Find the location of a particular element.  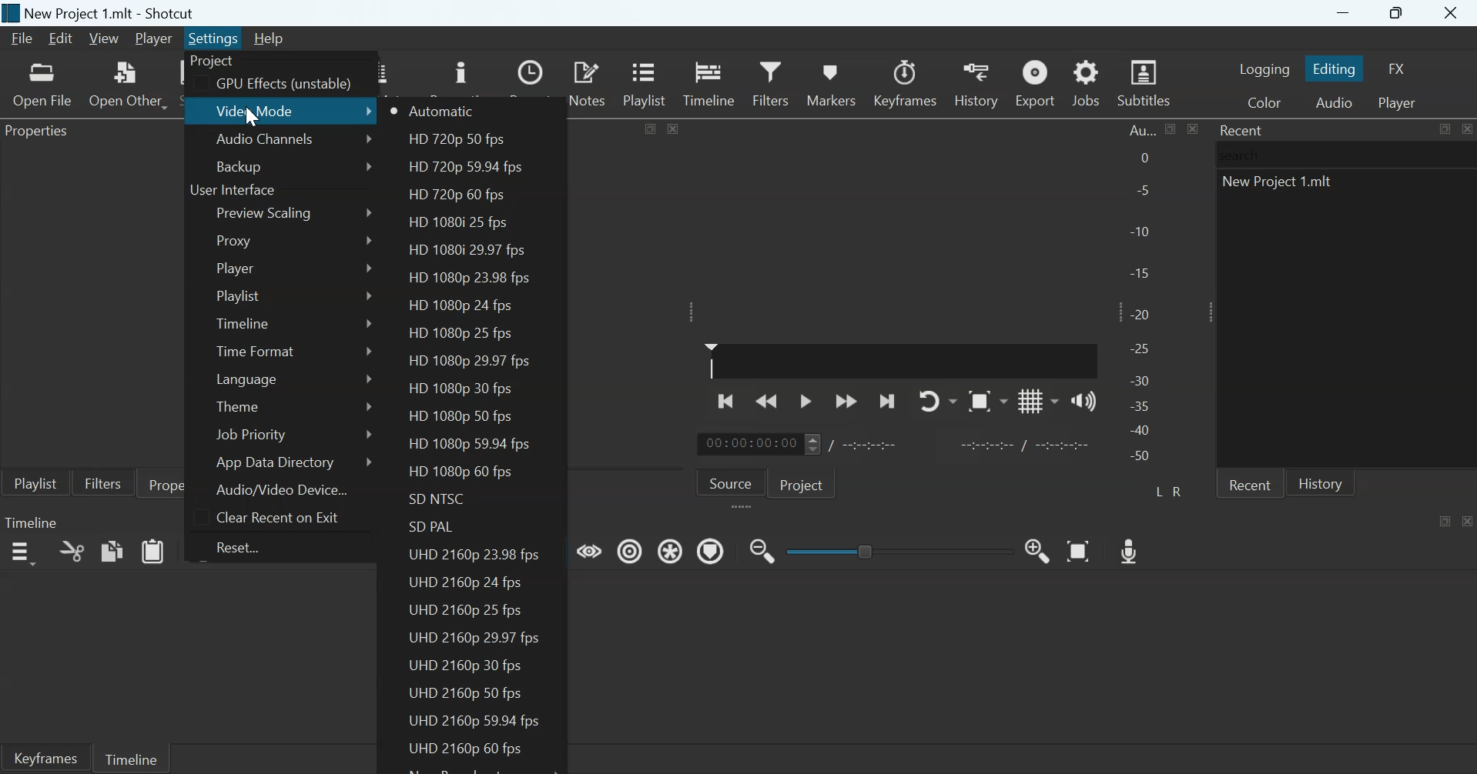

Timeline is located at coordinates (246, 322).